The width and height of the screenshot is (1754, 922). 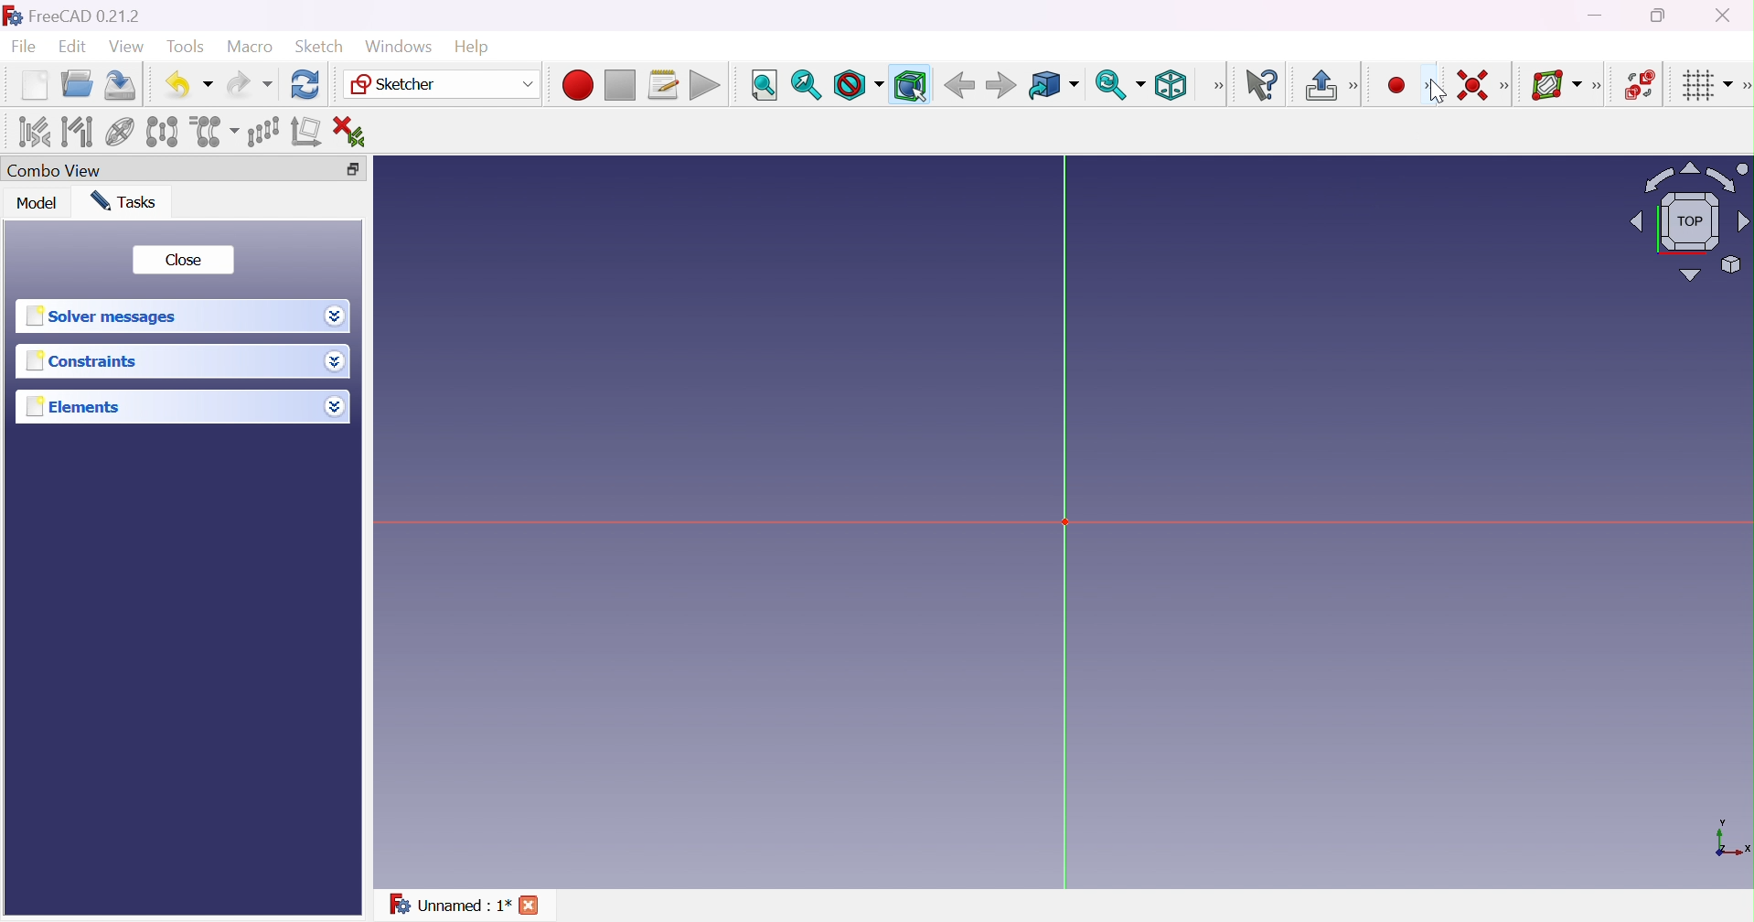 I want to click on Viewing angle, so click(x=1692, y=220).